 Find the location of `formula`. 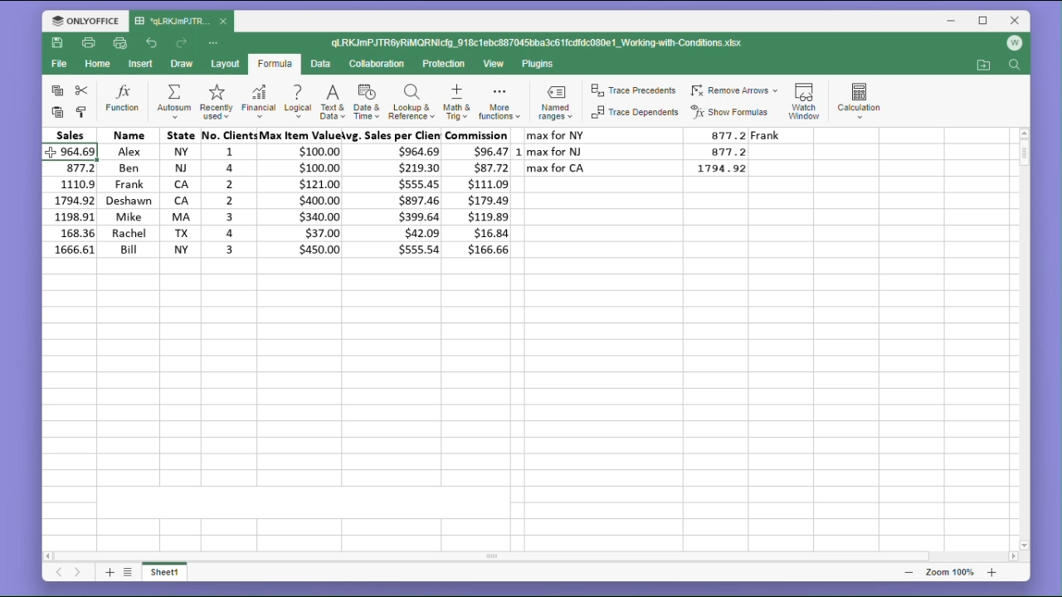

formula is located at coordinates (274, 65).